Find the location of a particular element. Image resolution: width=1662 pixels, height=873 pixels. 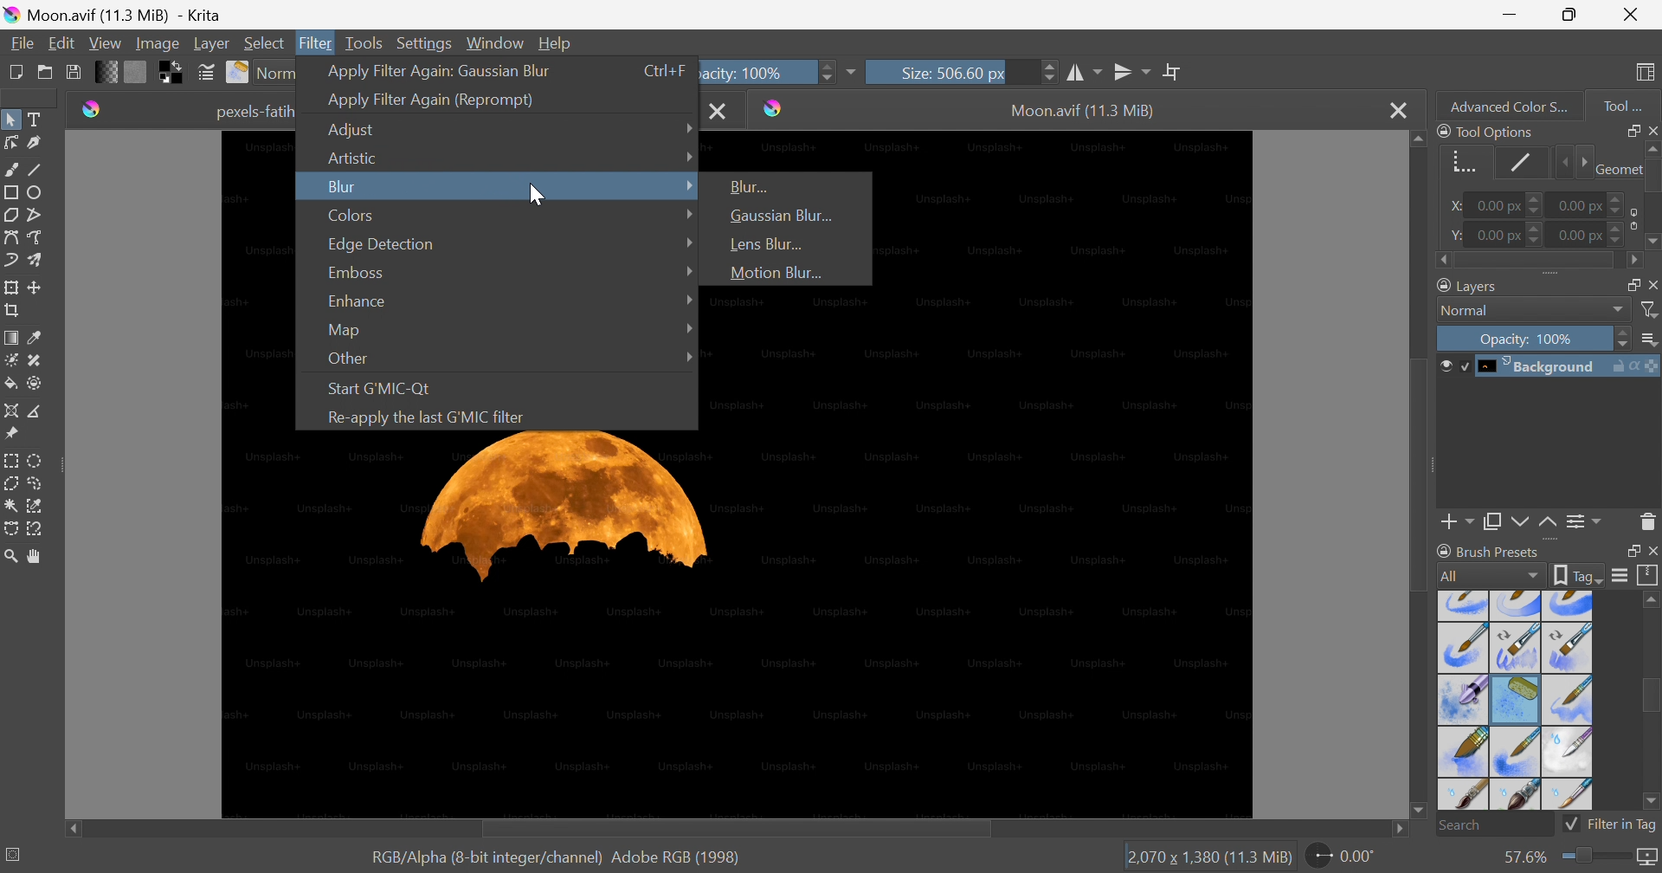

Drop Down is located at coordinates (691, 187).